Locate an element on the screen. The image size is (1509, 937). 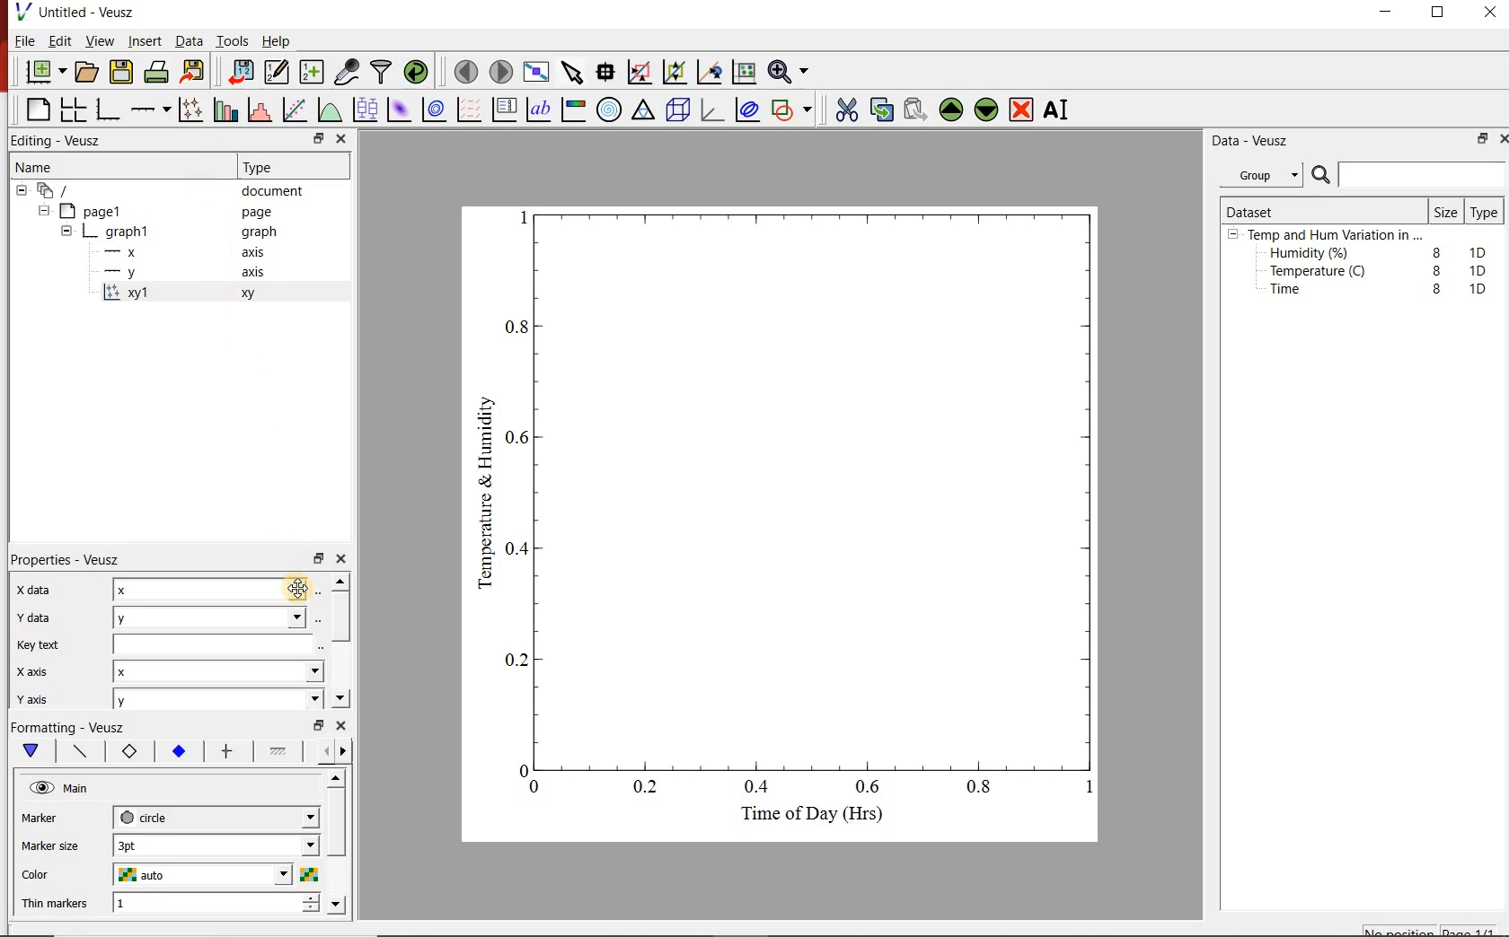
hide sub menu is located at coordinates (47, 213).